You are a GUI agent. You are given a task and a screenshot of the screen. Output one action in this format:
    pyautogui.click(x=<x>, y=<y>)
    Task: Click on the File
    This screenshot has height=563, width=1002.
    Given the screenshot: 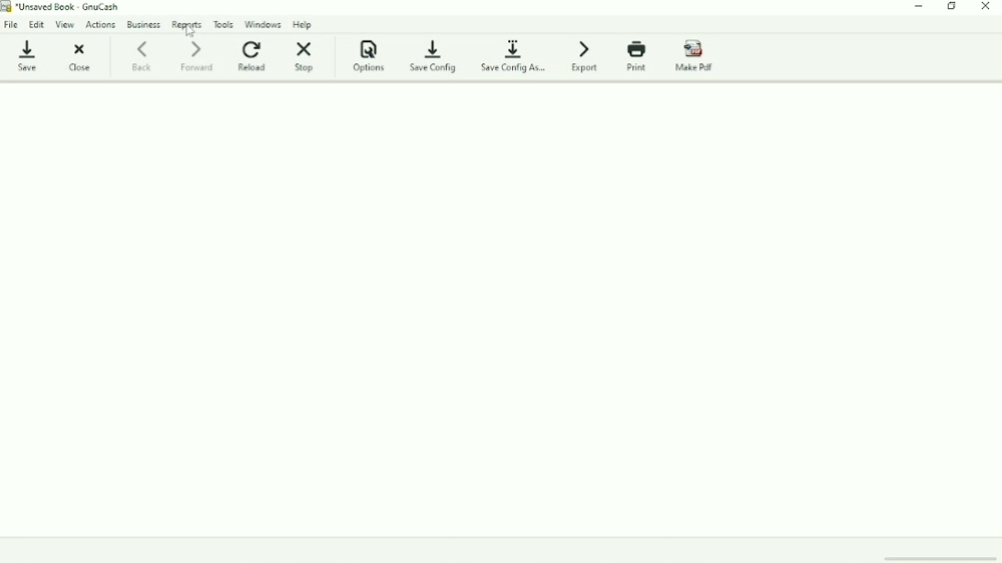 What is the action you would take?
    pyautogui.click(x=12, y=23)
    